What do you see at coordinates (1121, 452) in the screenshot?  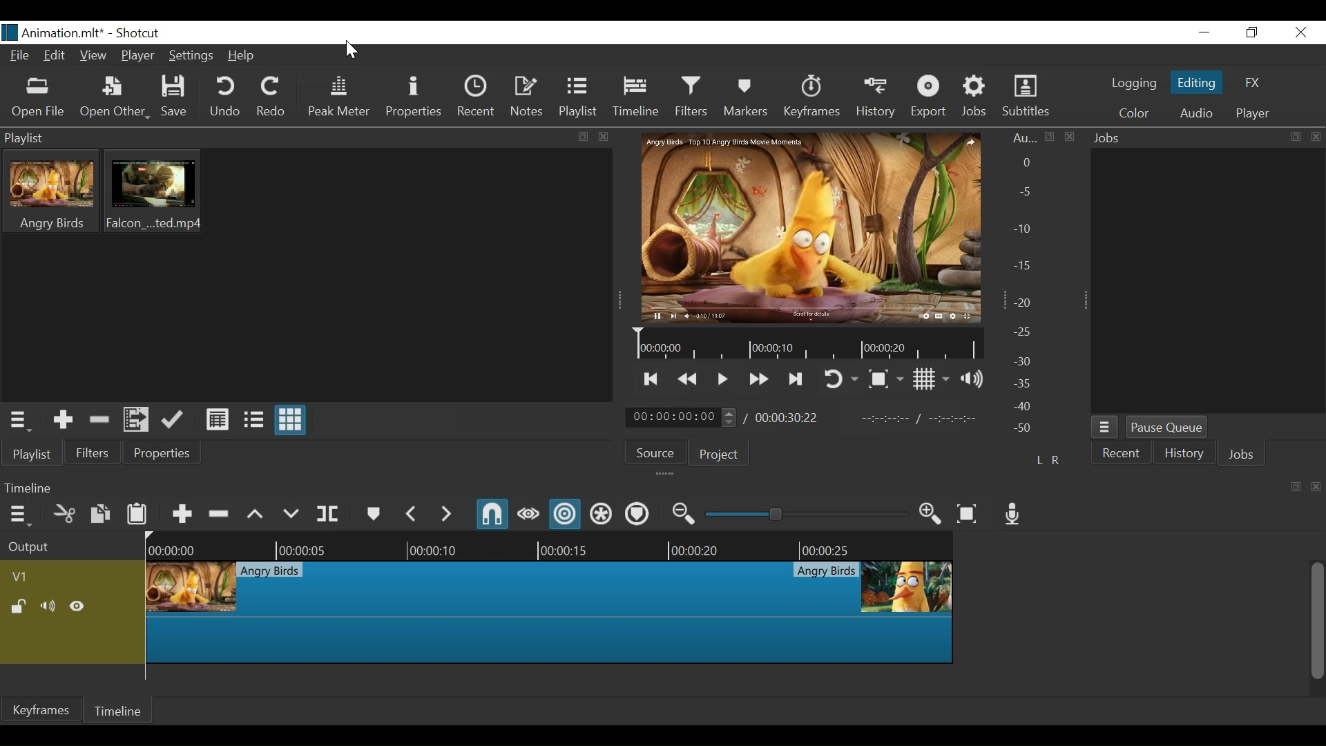 I see `Recent` at bounding box center [1121, 452].